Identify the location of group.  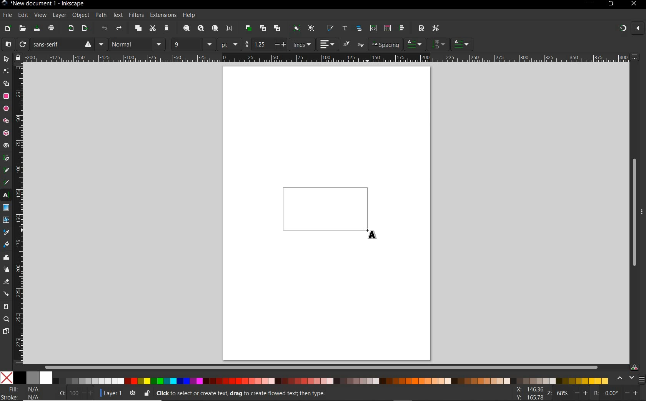
(295, 28).